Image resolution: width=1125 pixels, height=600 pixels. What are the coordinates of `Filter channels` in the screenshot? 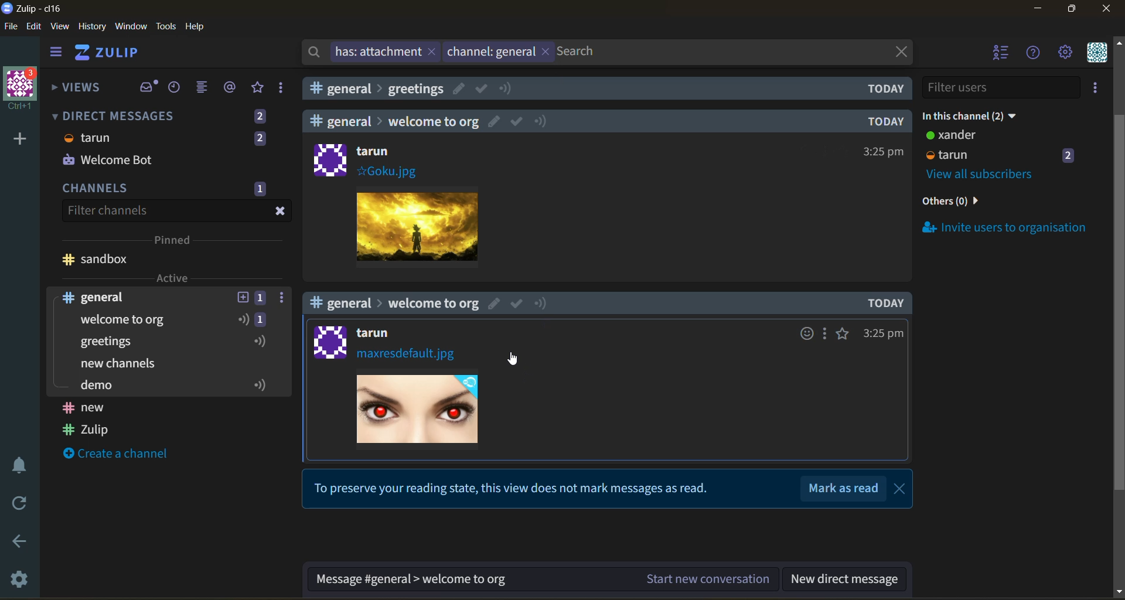 It's located at (106, 210).